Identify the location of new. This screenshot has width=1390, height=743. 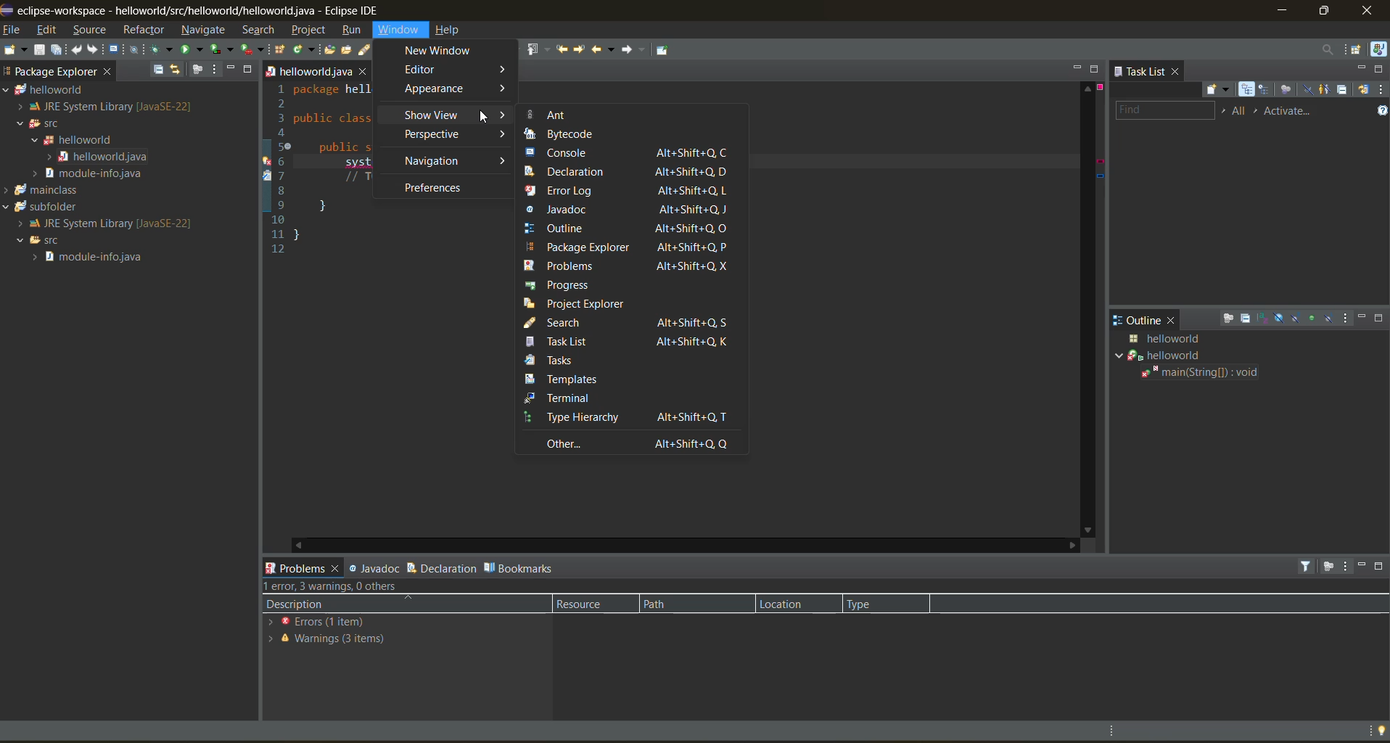
(20, 51).